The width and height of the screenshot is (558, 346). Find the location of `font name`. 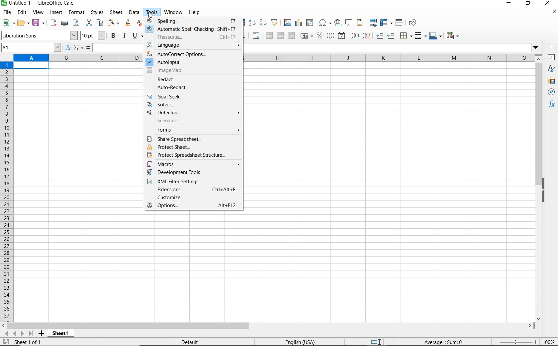

font name is located at coordinates (39, 35).